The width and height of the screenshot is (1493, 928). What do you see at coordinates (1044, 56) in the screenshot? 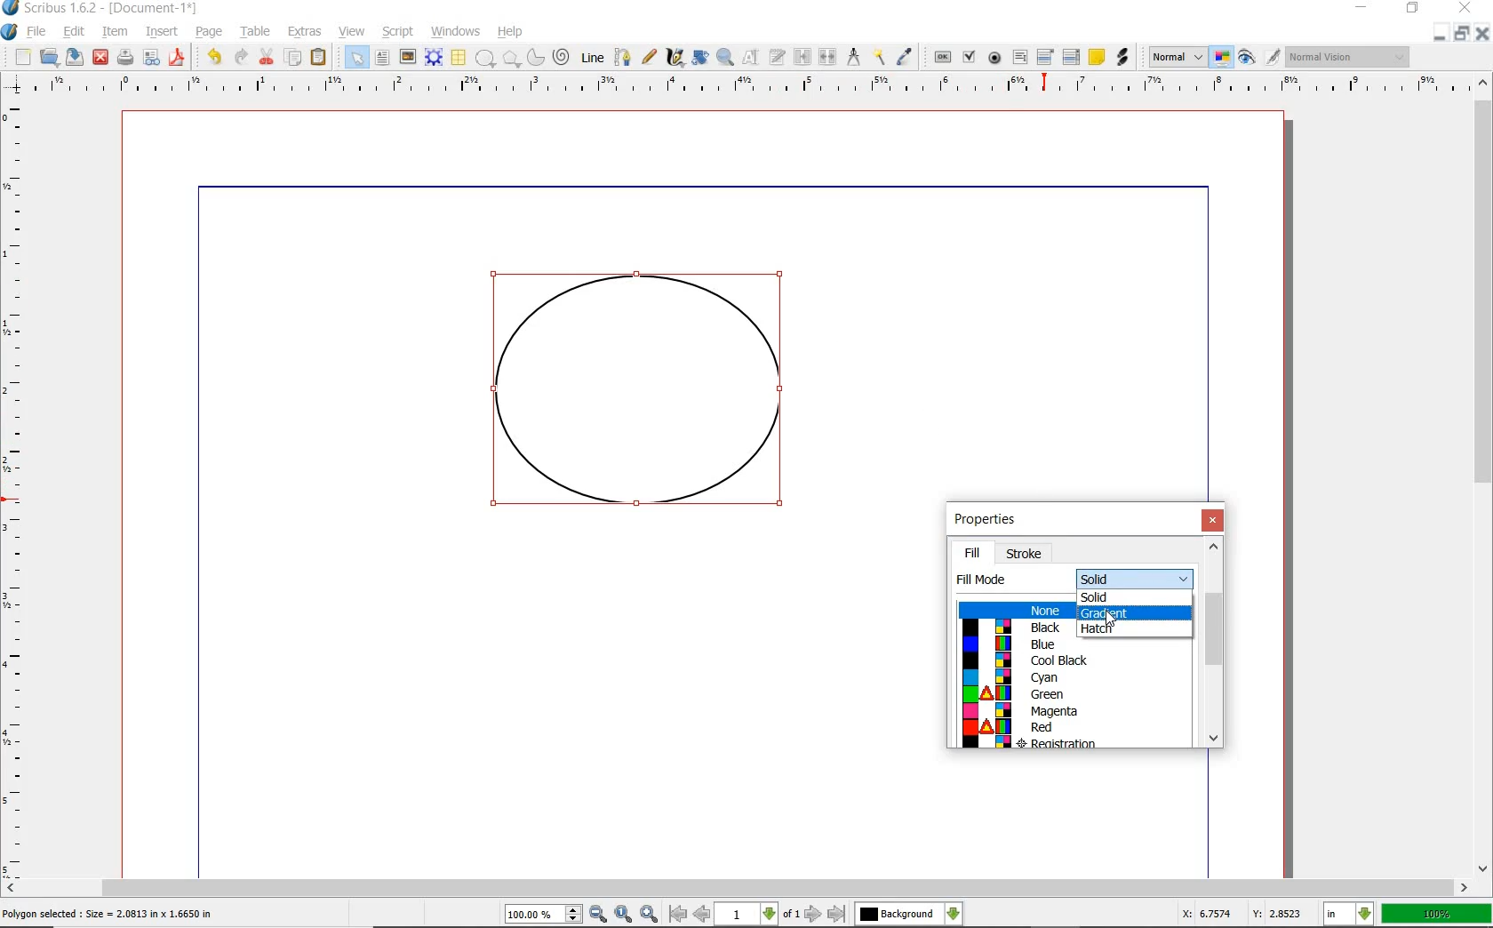
I see `PDF COMBO BOX` at bounding box center [1044, 56].